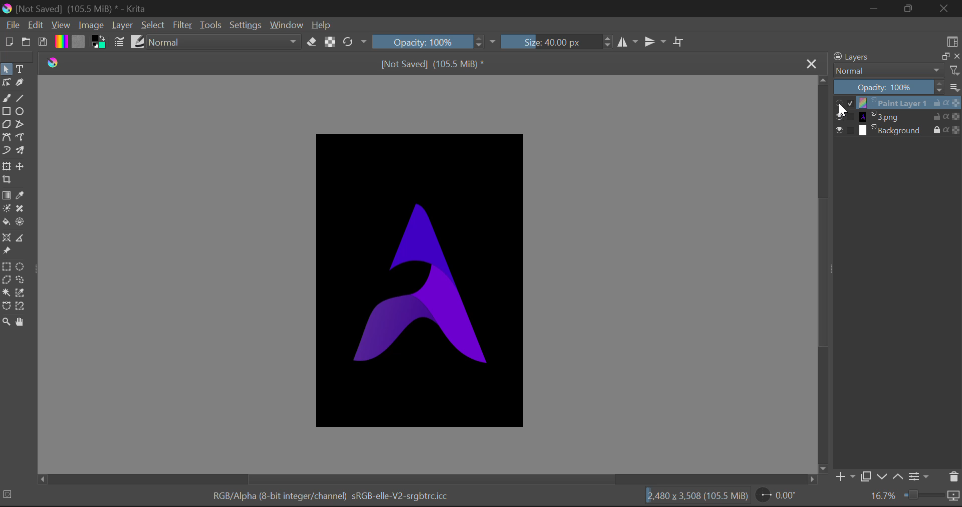  What do you see at coordinates (956, 130) in the screenshot?
I see `Transparency ` at bounding box center [956, 130].